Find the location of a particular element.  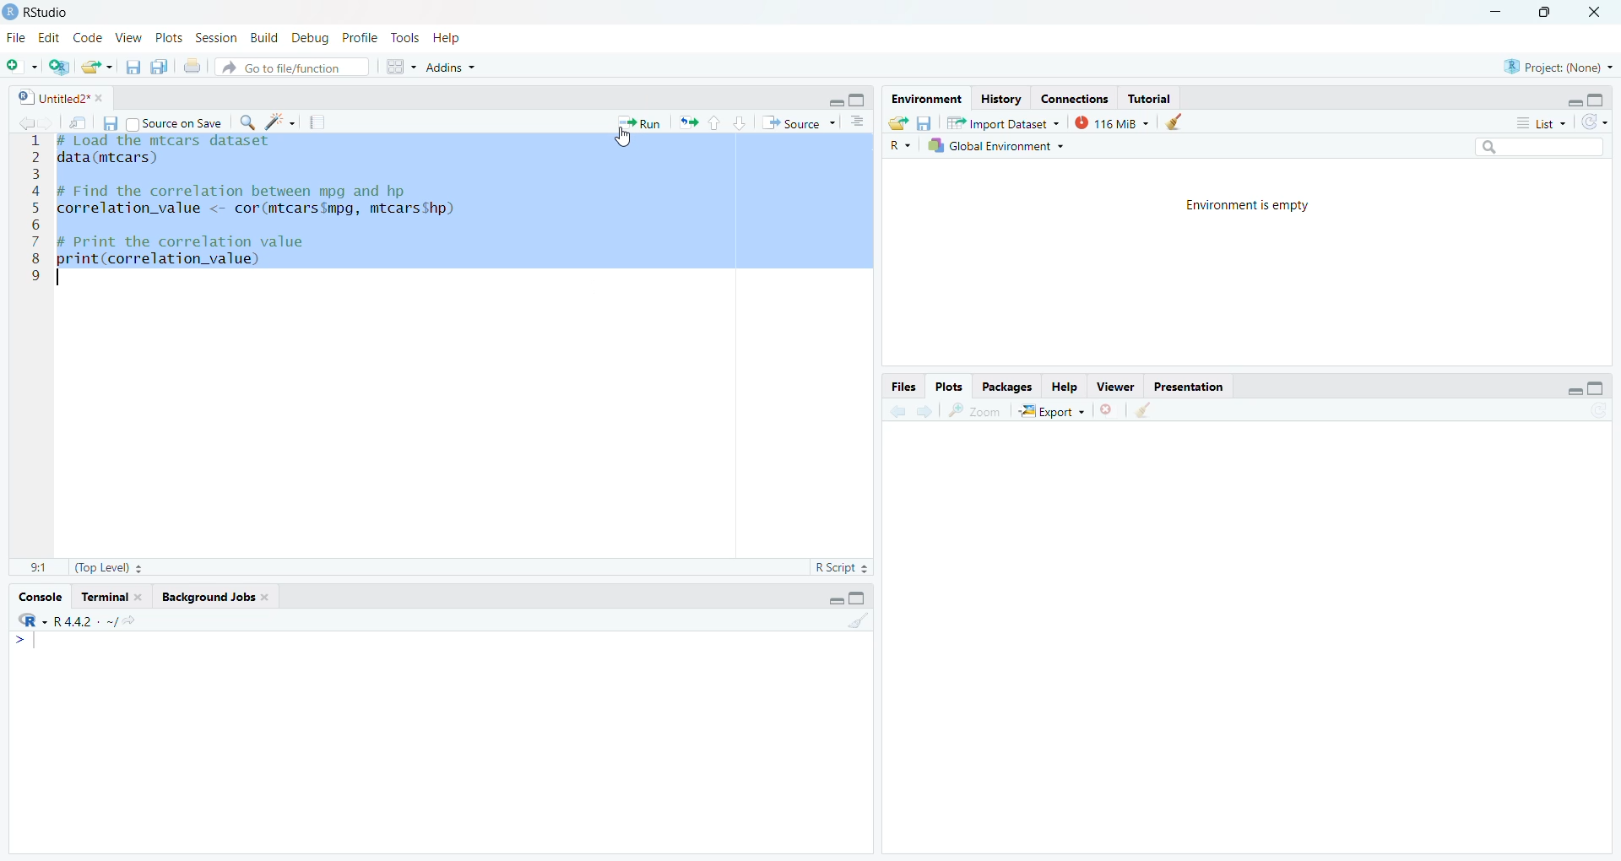

Refresh the list of objects in the environment is located at coordinates (1597, 123).